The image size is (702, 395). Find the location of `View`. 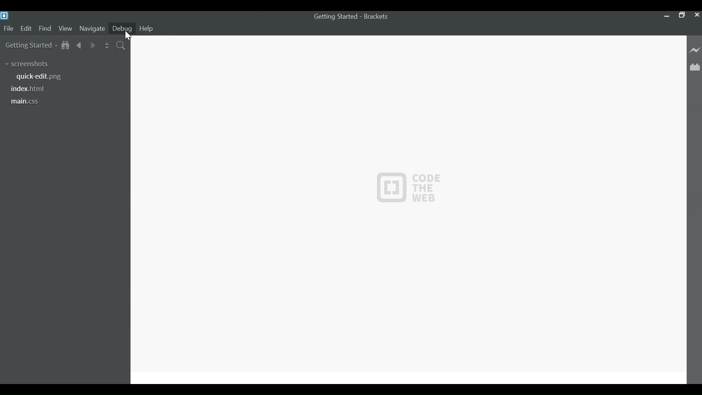

View is located at coordinates (65, 29).